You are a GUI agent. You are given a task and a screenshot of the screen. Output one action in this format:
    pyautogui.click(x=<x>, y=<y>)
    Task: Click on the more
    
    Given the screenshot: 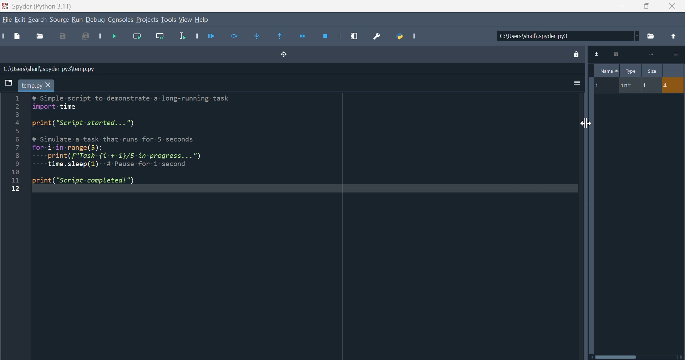 What is the action you would take?
    pyautogui.click(x=650, y=55)
    